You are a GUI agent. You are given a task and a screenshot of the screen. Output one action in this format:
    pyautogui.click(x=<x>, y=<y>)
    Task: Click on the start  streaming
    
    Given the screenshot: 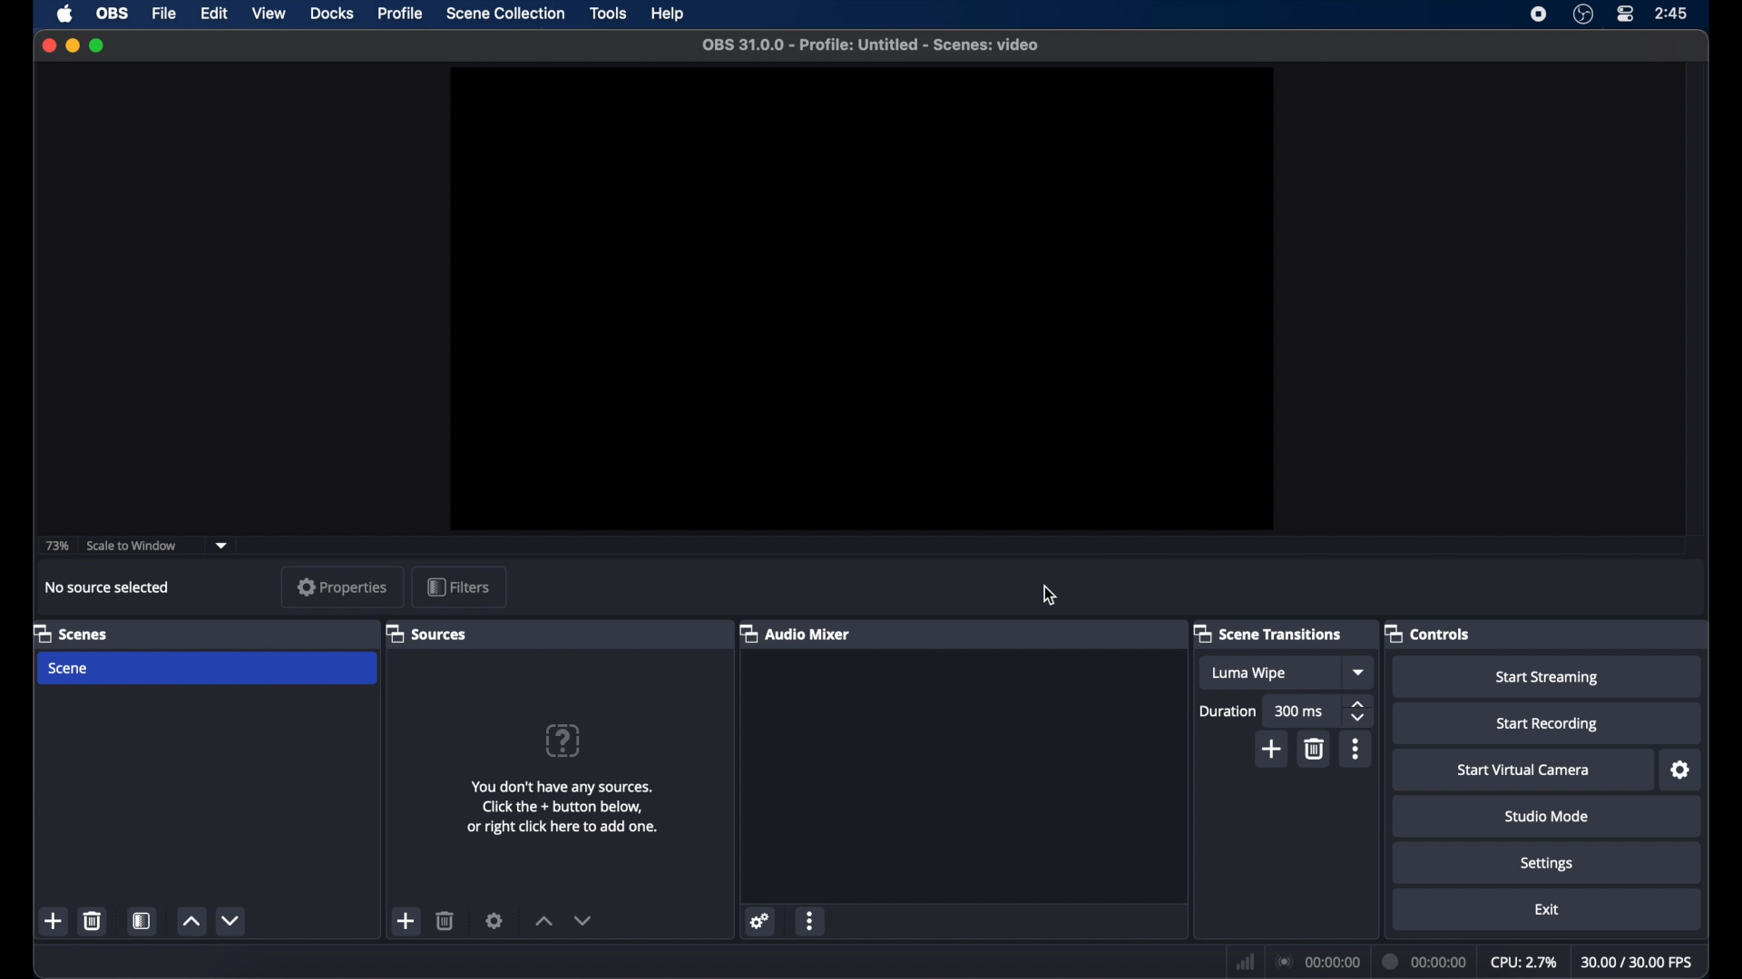 What is the action you would take?
    pyautogui.click(x=1548, y=678)
    